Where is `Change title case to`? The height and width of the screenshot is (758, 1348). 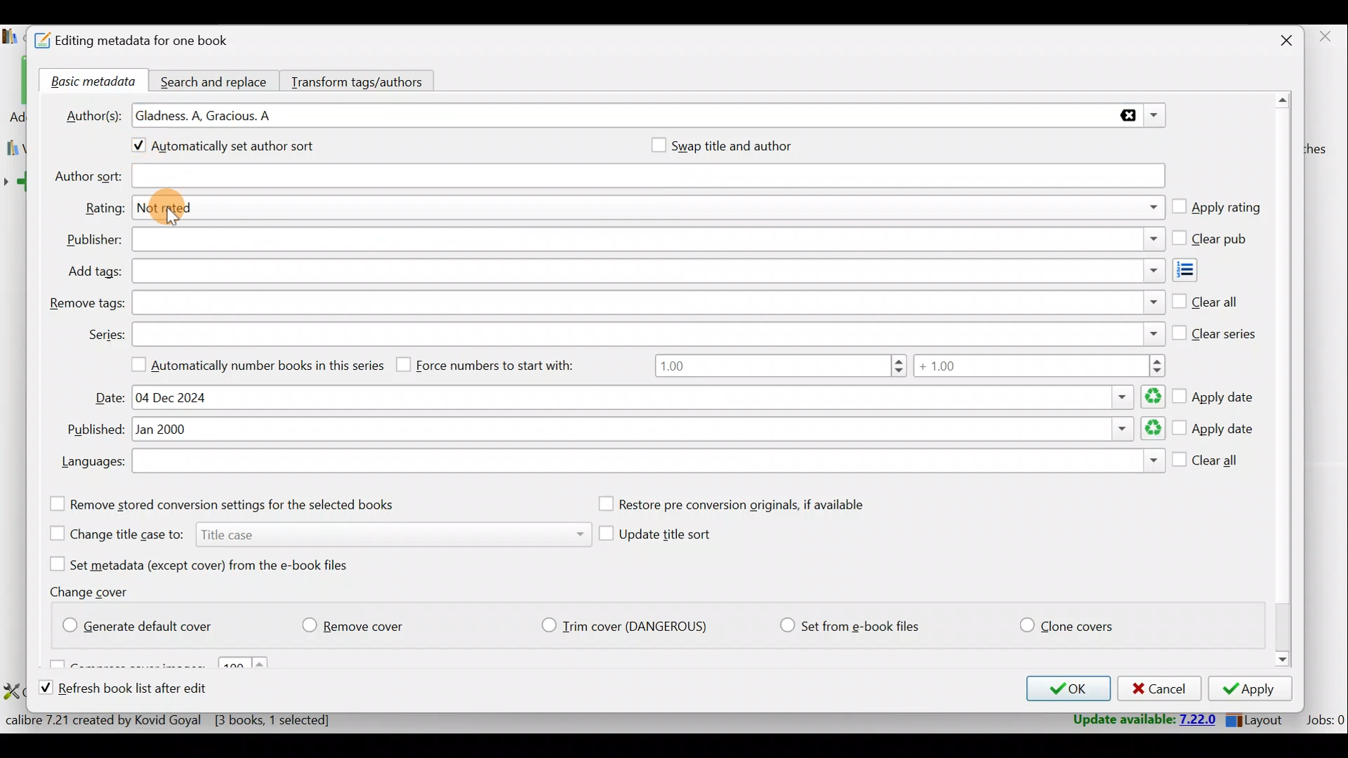 Change title case to is located at coordinates (314, 533).